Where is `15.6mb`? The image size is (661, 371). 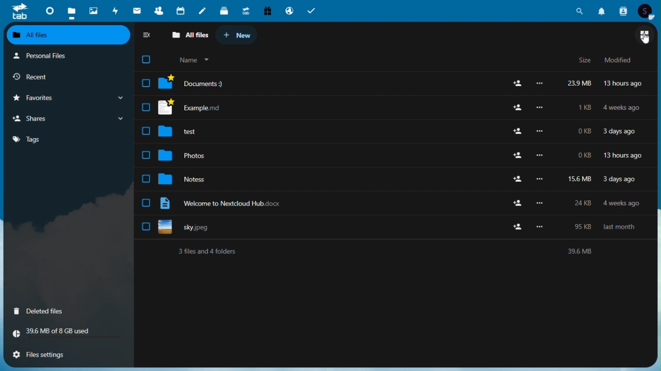 15.6mb is located at coordinates (581, 178).